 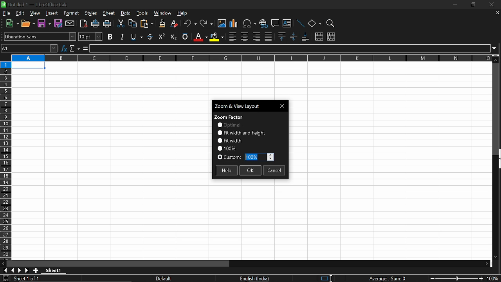 I want to click on function wizard, so click(x=65, y=47).